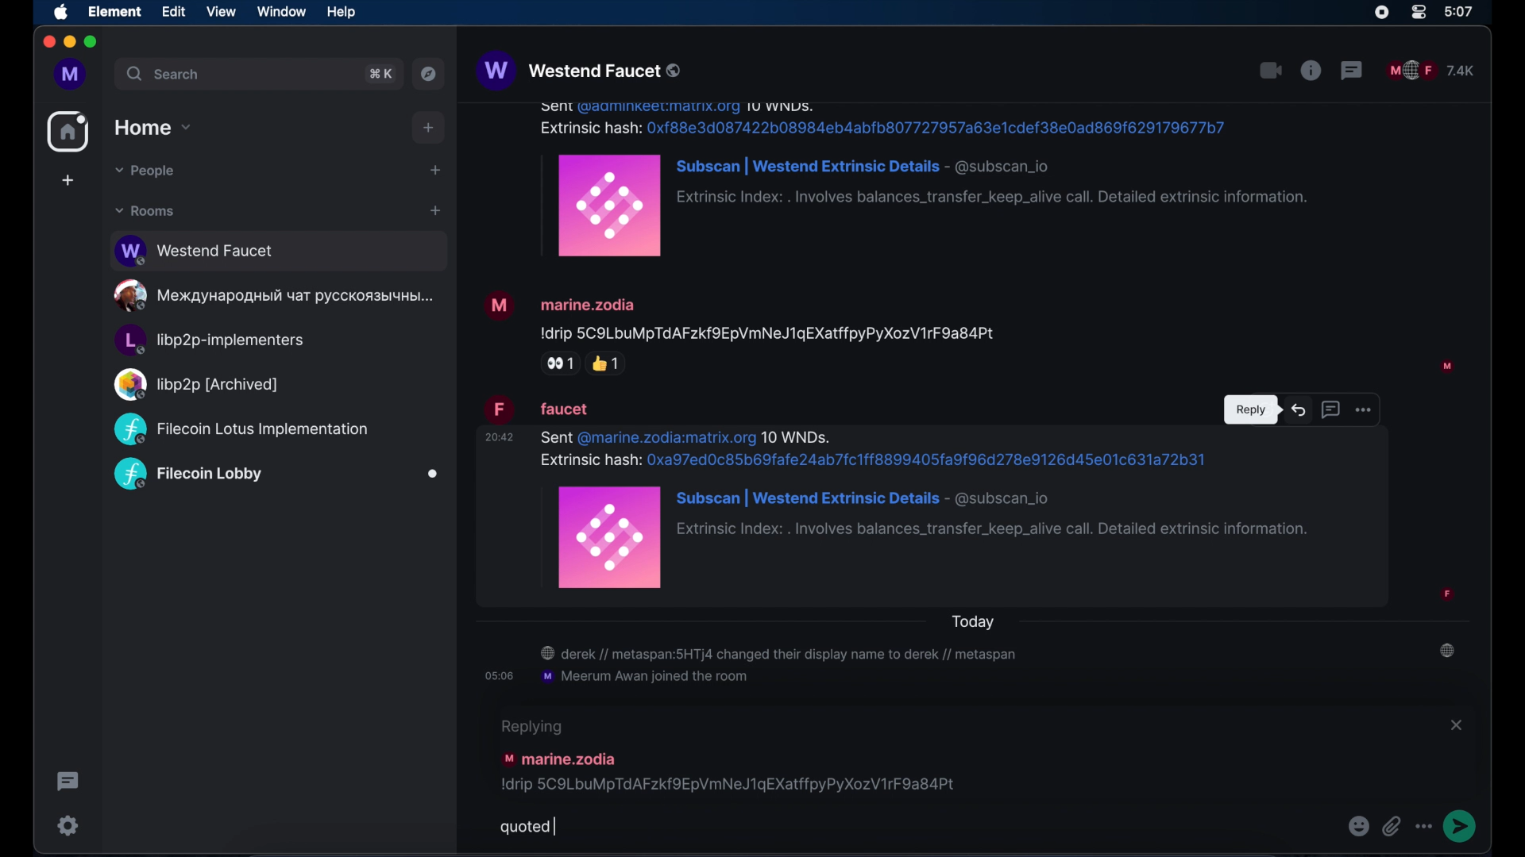 Image resolution: width=1525 pixels, height=857 pixels. What do you see at coordinates (429, 74) in the screenshot?
I see `explore public rooms` at bounding box center [429, 74].